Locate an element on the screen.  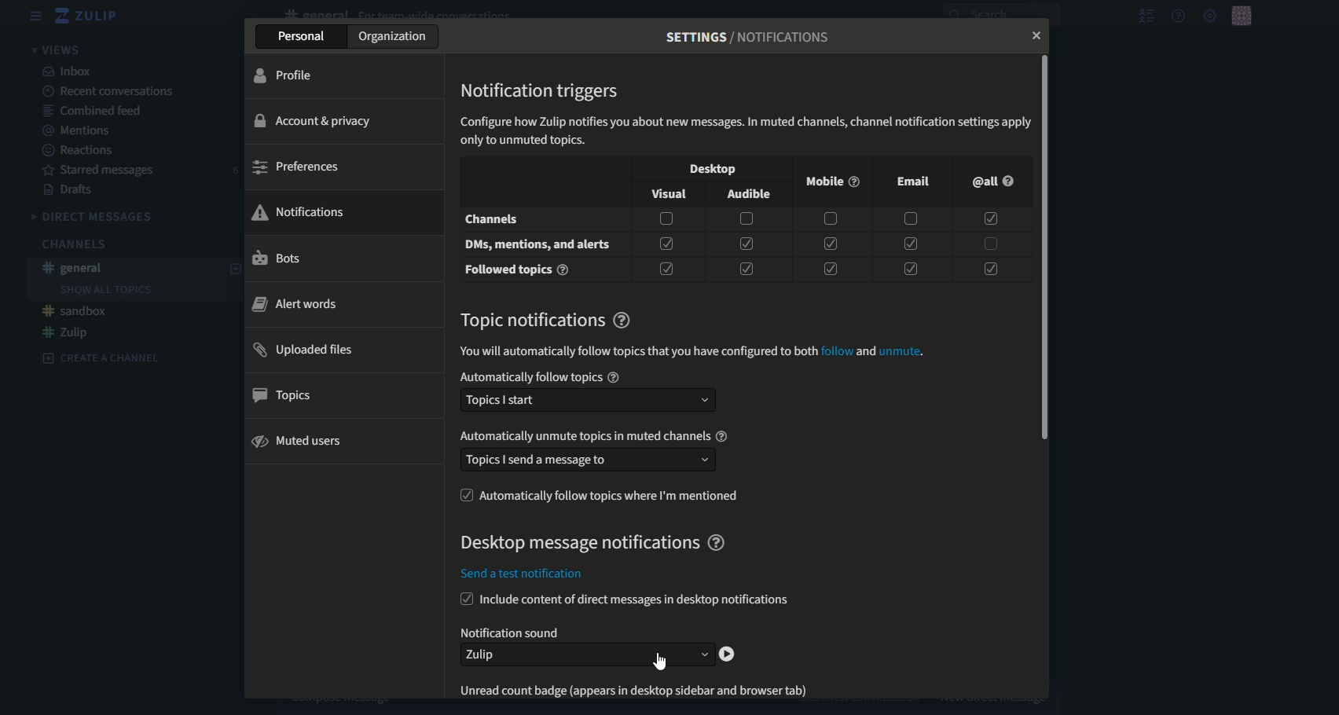
text is located at coordinates (538, 246).